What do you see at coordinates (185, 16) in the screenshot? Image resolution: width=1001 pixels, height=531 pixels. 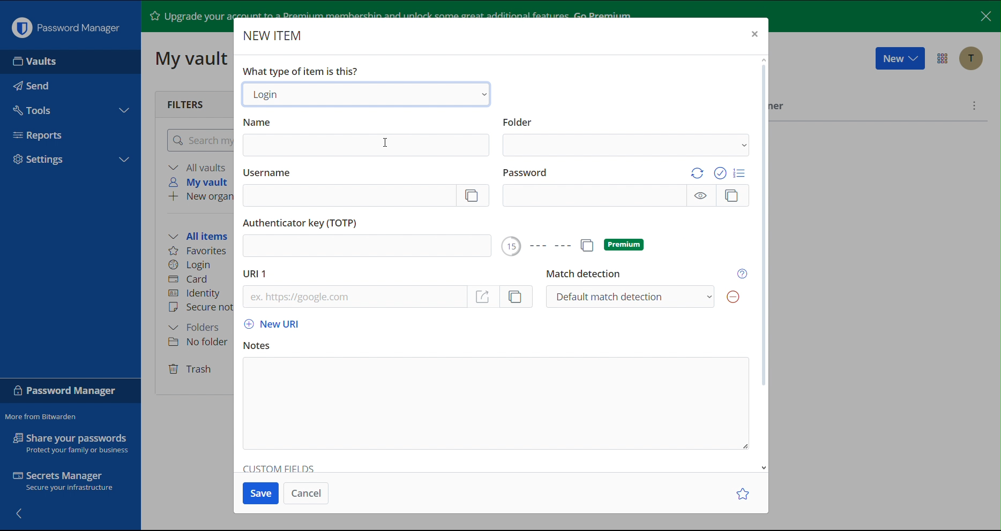 I see `Upgrade your account ` at bounding box center [185, 16].